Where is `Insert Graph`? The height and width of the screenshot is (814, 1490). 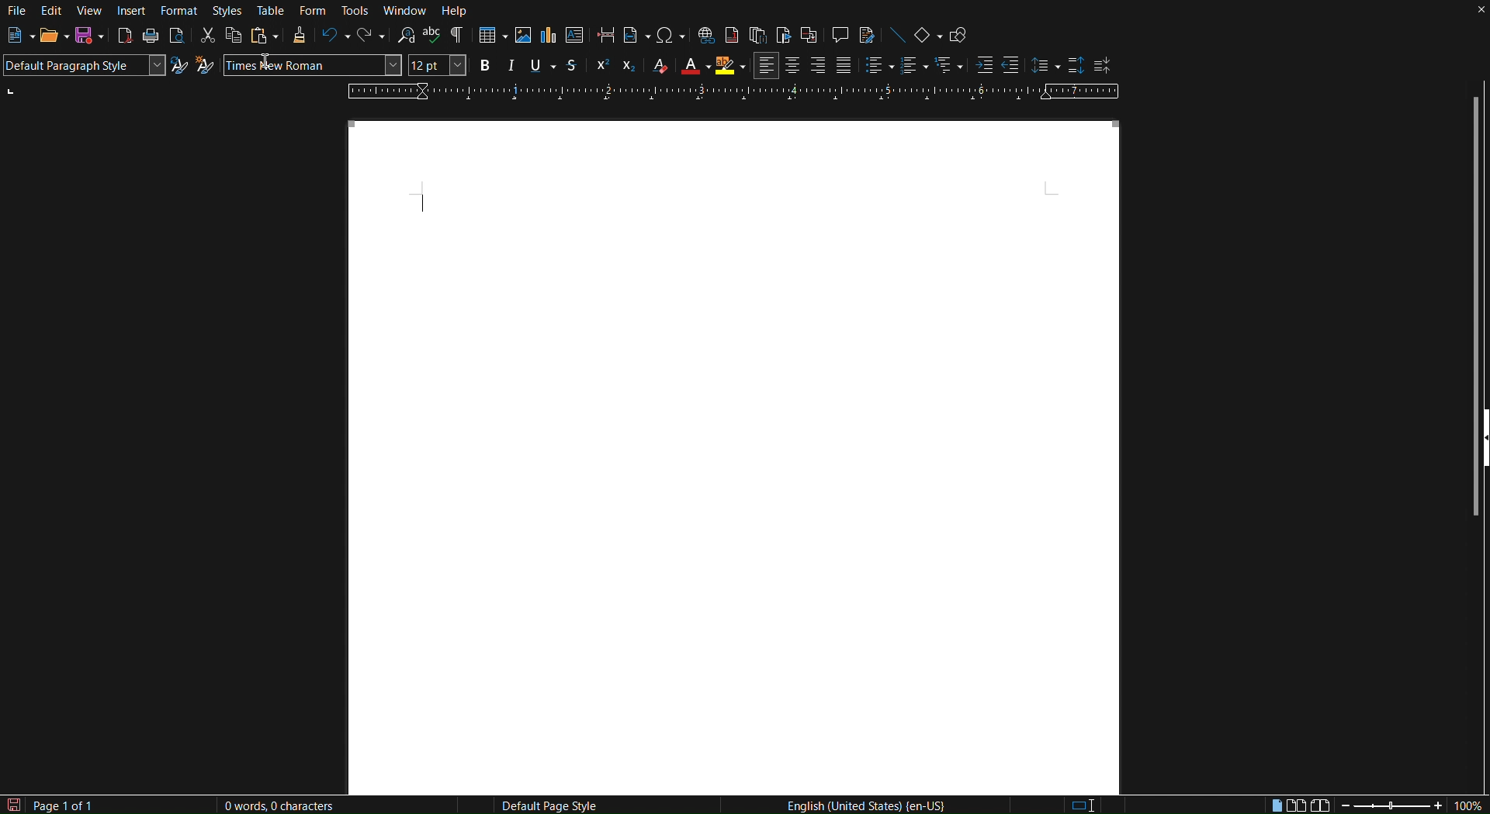 Insert Graph is located at coordinates (549, 35).